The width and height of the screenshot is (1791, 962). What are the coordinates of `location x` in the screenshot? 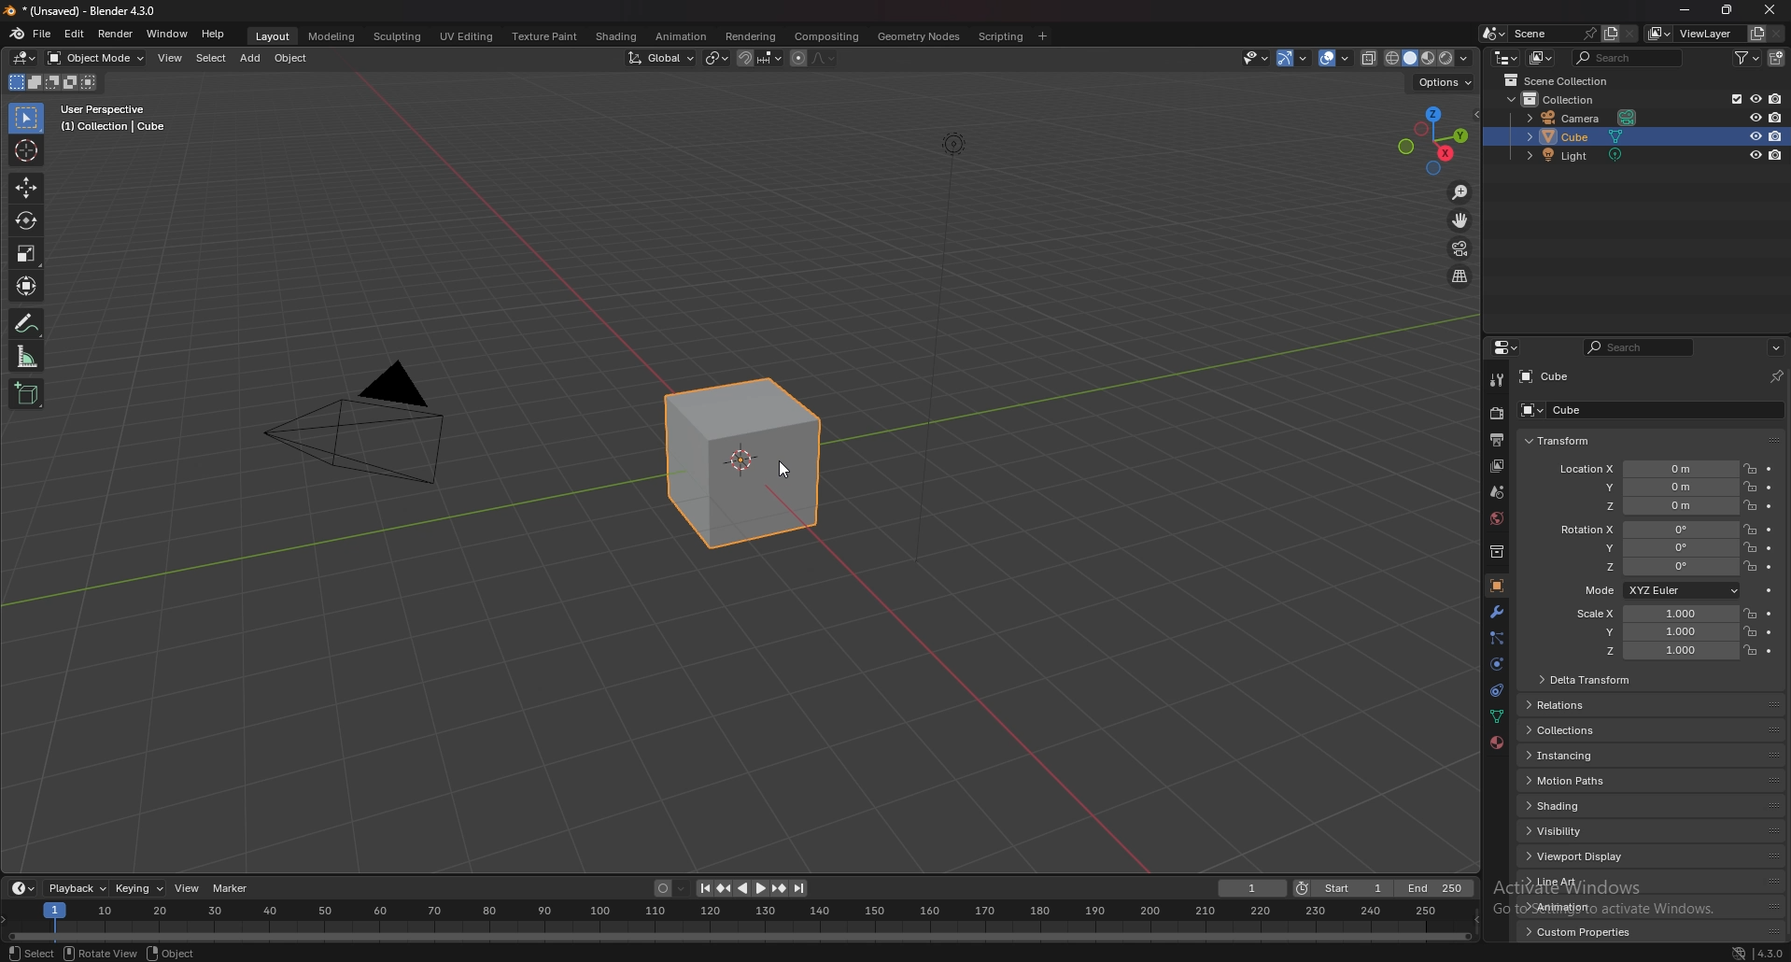 It's located at (1645, 470).